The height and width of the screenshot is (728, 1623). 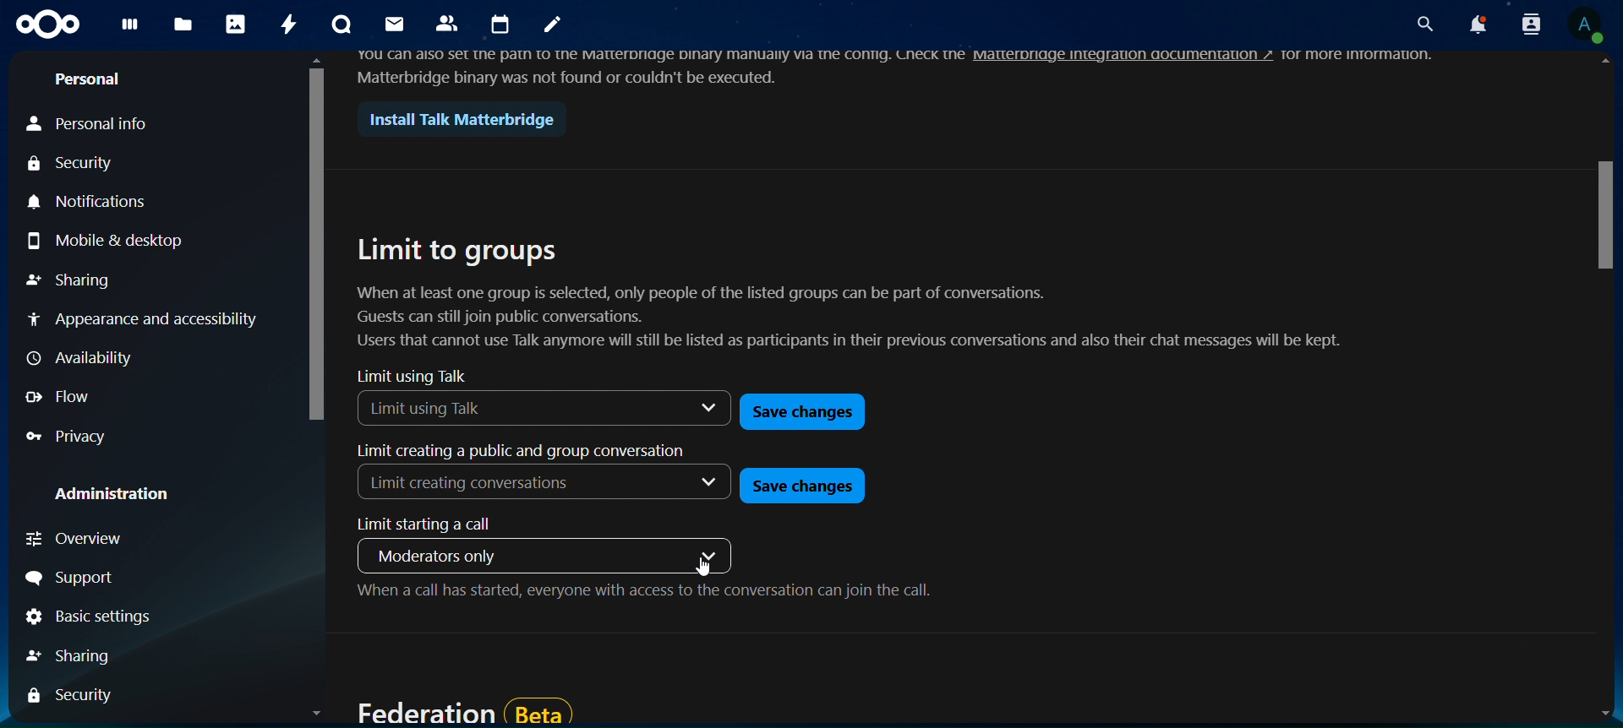 I want to click on limit creating a public and group conversation, so click(x=516, y=452).